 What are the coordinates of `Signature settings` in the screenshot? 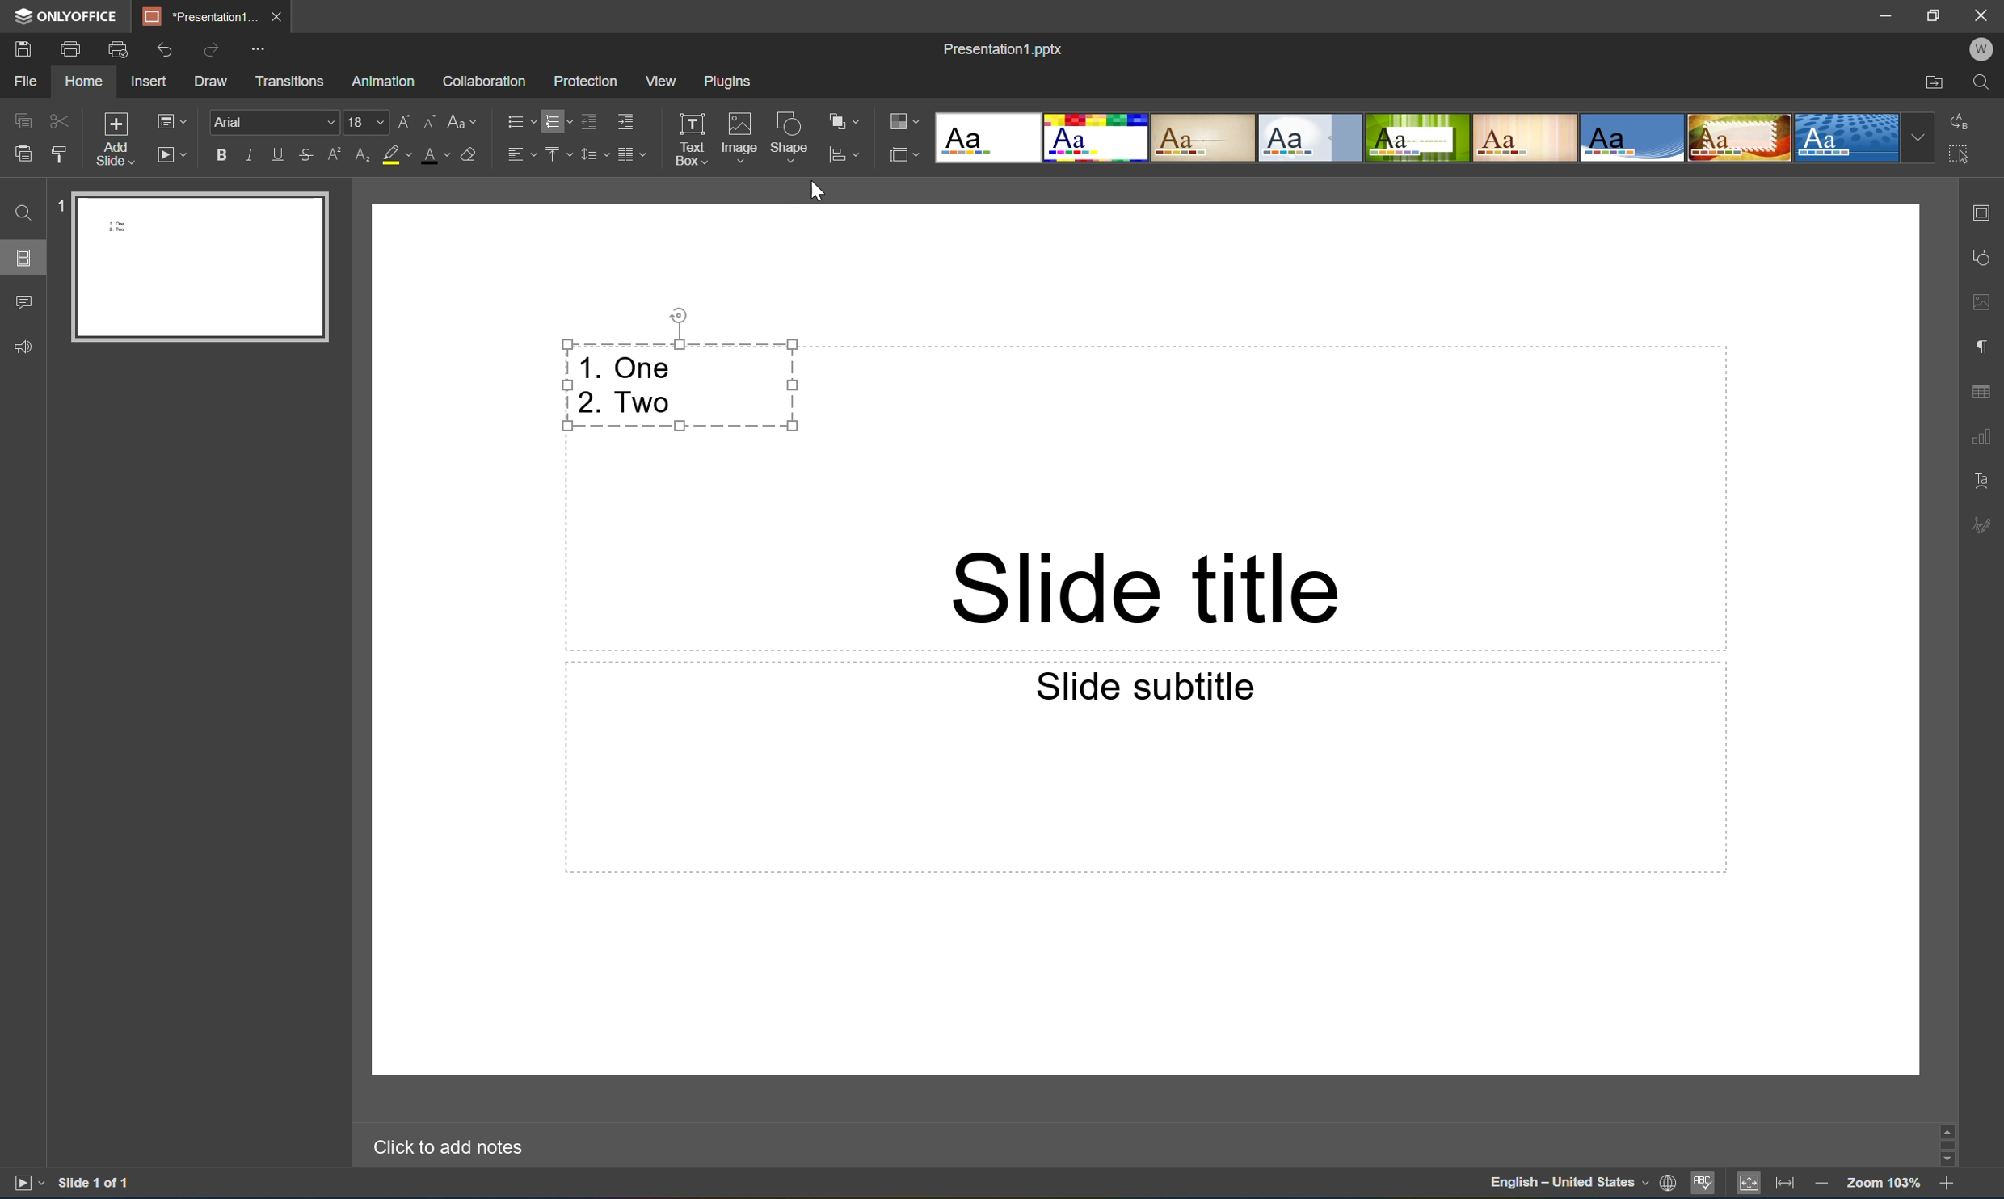 It's located at (1985, 525).